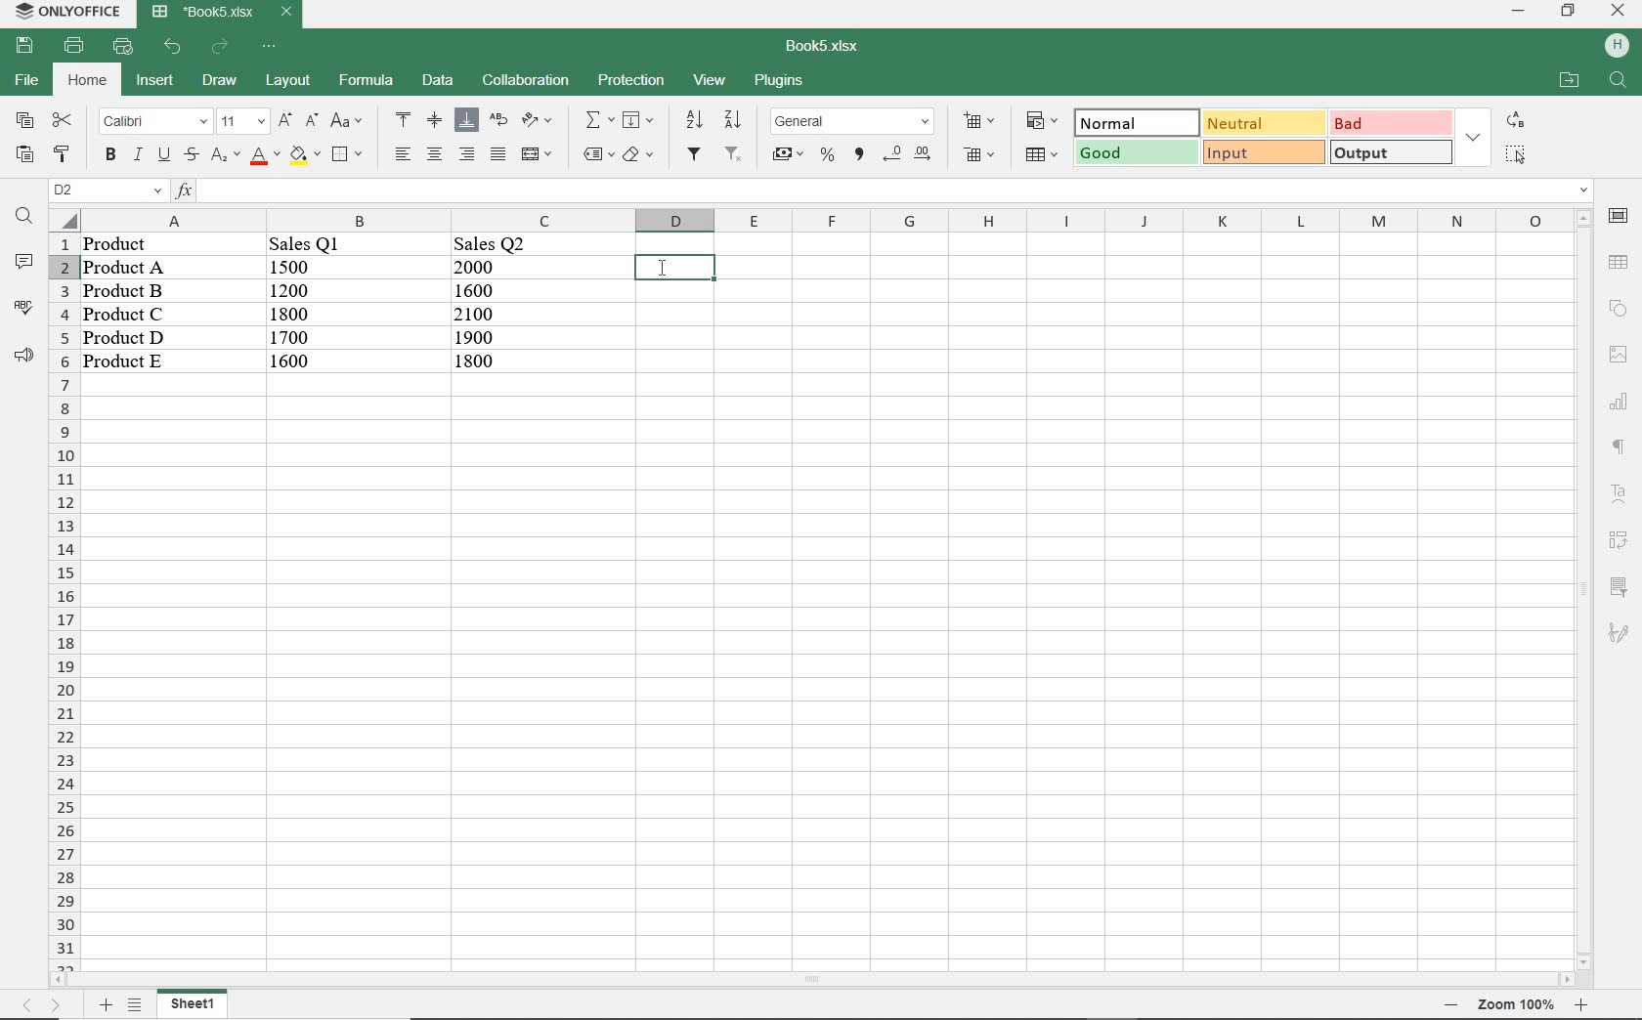 The height and width of the screenshot is (1020, 1642). Describe the element at coordinates (639, 156) in the screenshot. I see `clear` at that location.